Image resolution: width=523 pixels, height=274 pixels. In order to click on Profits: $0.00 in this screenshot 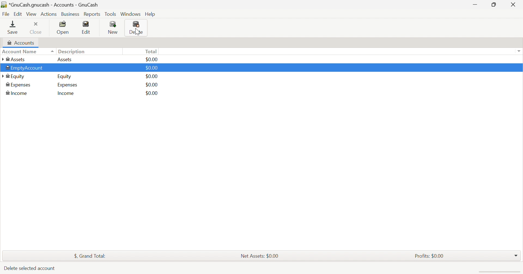, I will do `click(430, 256)`.